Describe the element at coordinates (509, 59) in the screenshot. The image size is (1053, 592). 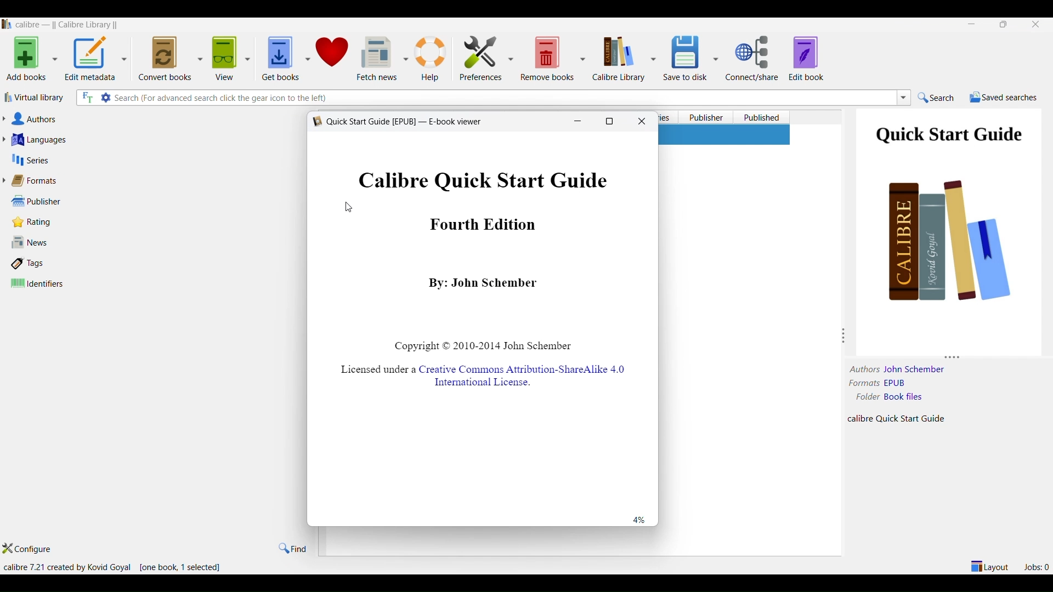
I see `preferences options dropdown button` at that location.